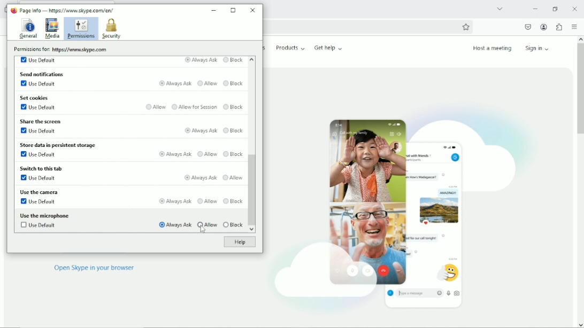  Describe the element at coordinates (539, 48) in the screenshot. I see `Sign in` at that location.